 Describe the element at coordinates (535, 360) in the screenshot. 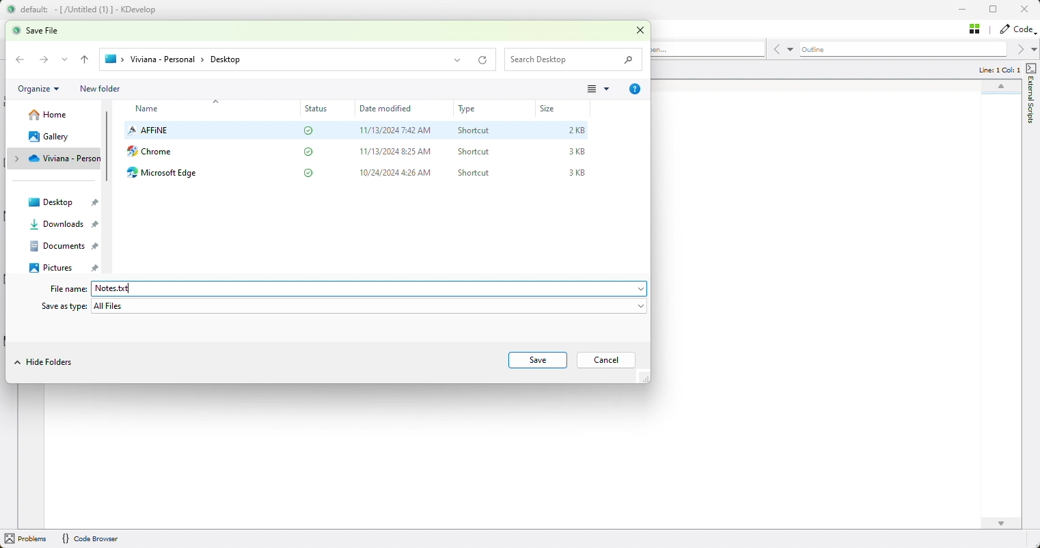

I see `save` at that location.